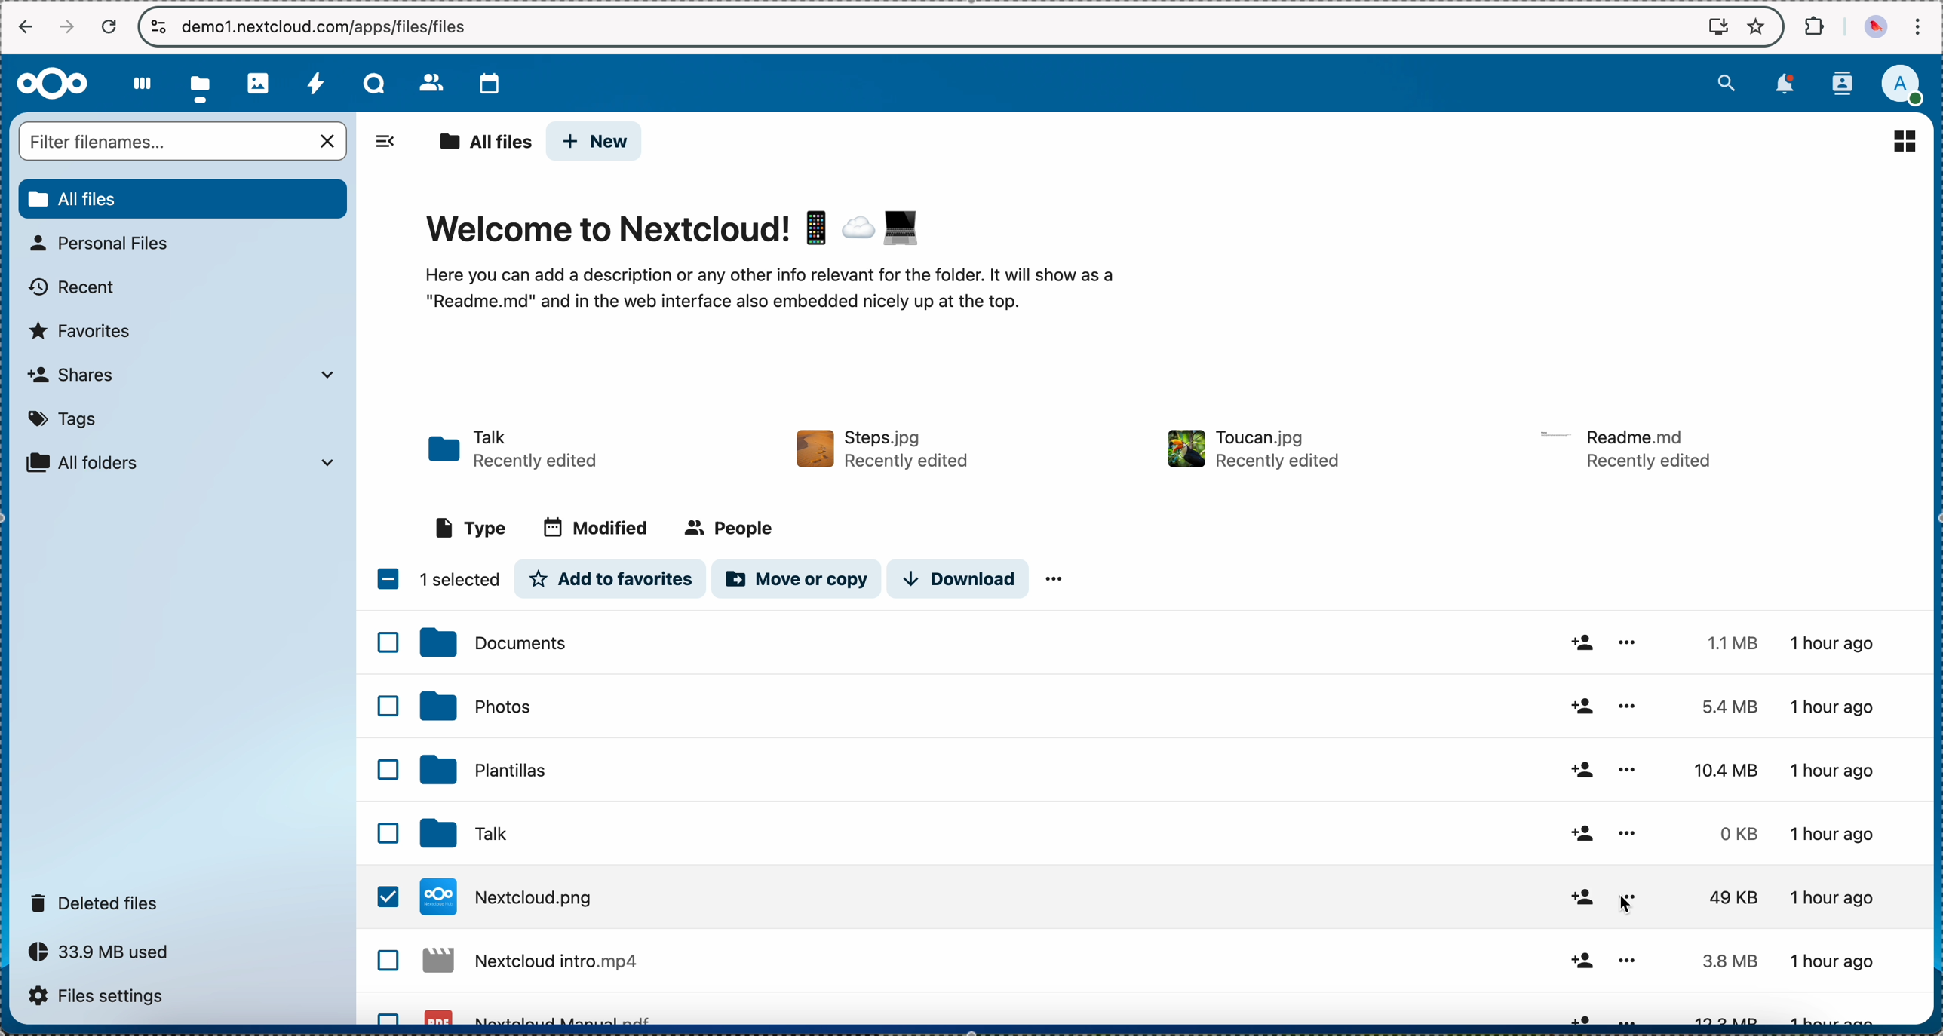 Image resolution: width=1943 pixels, height=1036 pixels. I want to click on more options, so click(1057, 578).